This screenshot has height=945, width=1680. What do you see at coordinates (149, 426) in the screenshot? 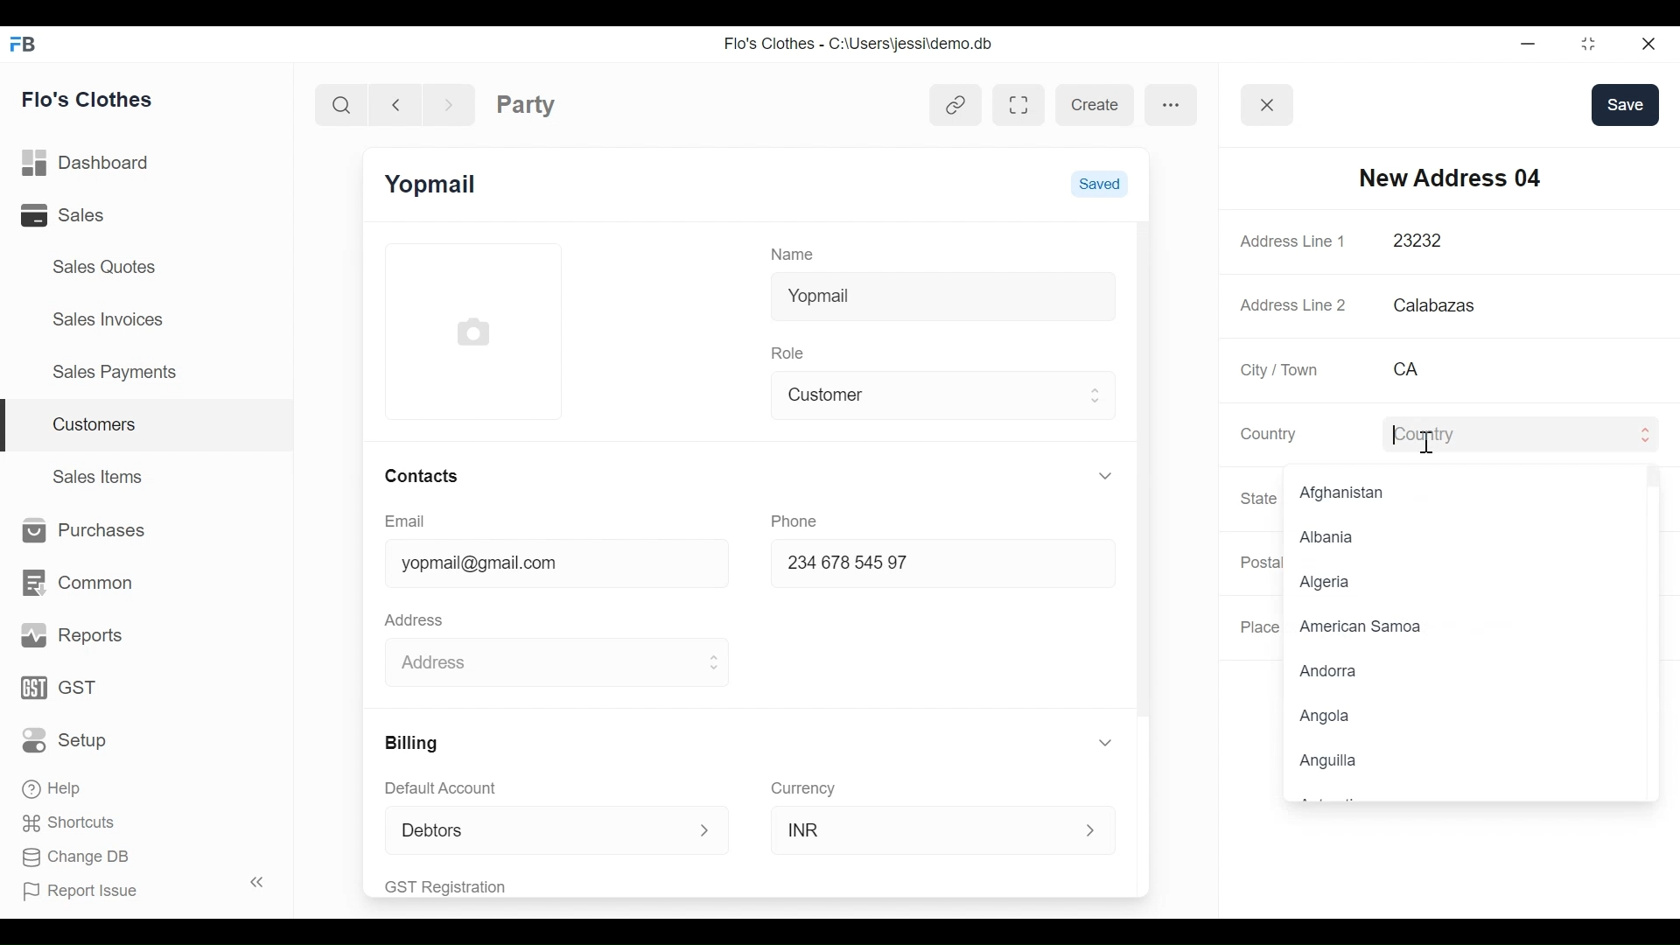
I see `Customers` at bounding box center [149, 426].